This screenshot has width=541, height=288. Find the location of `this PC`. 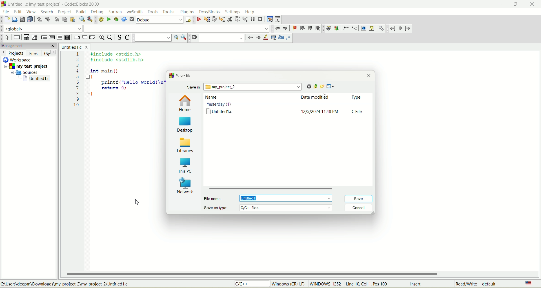

this PC is located at coordinates (186, 165).